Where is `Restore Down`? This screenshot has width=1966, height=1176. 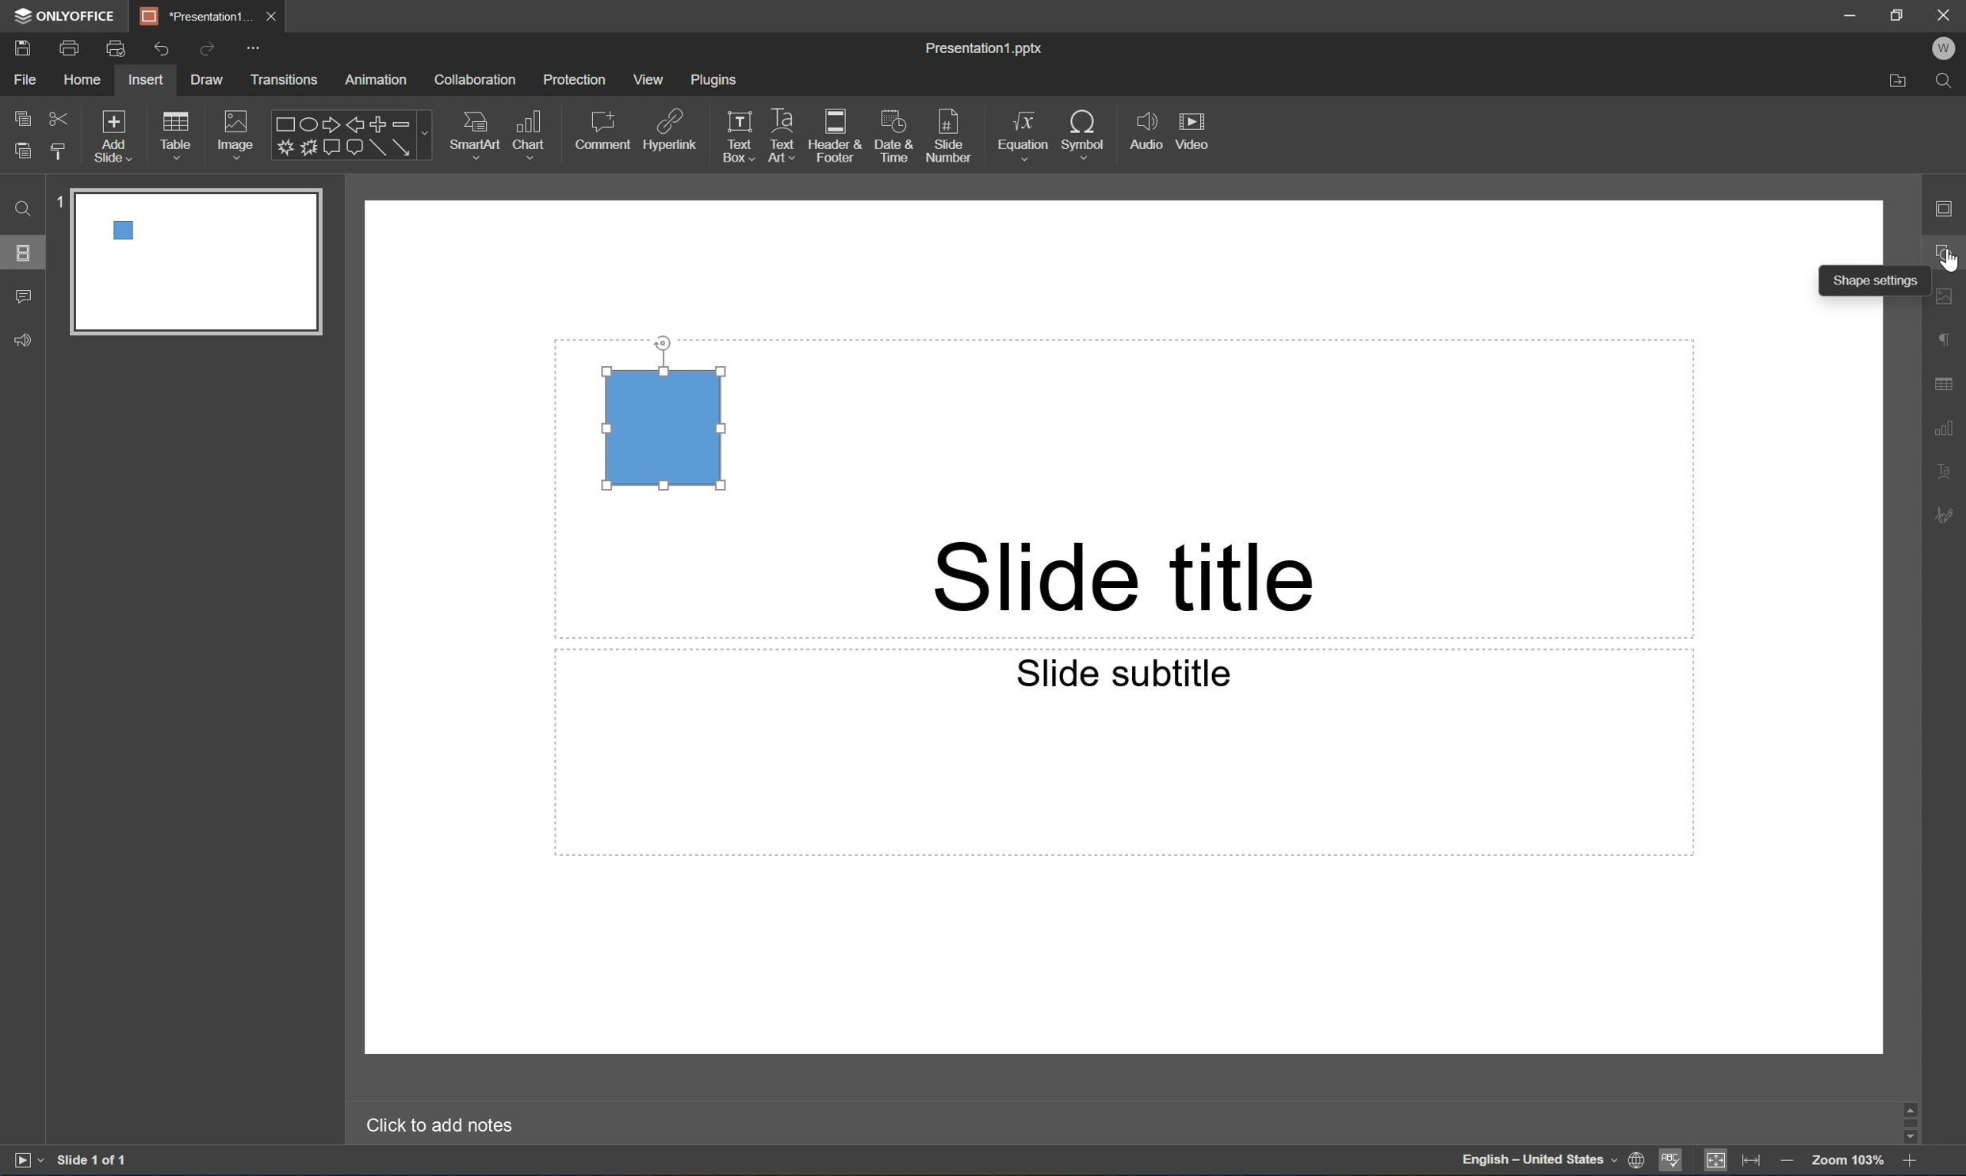
Restore Down is located at coordinates (1899, 12).